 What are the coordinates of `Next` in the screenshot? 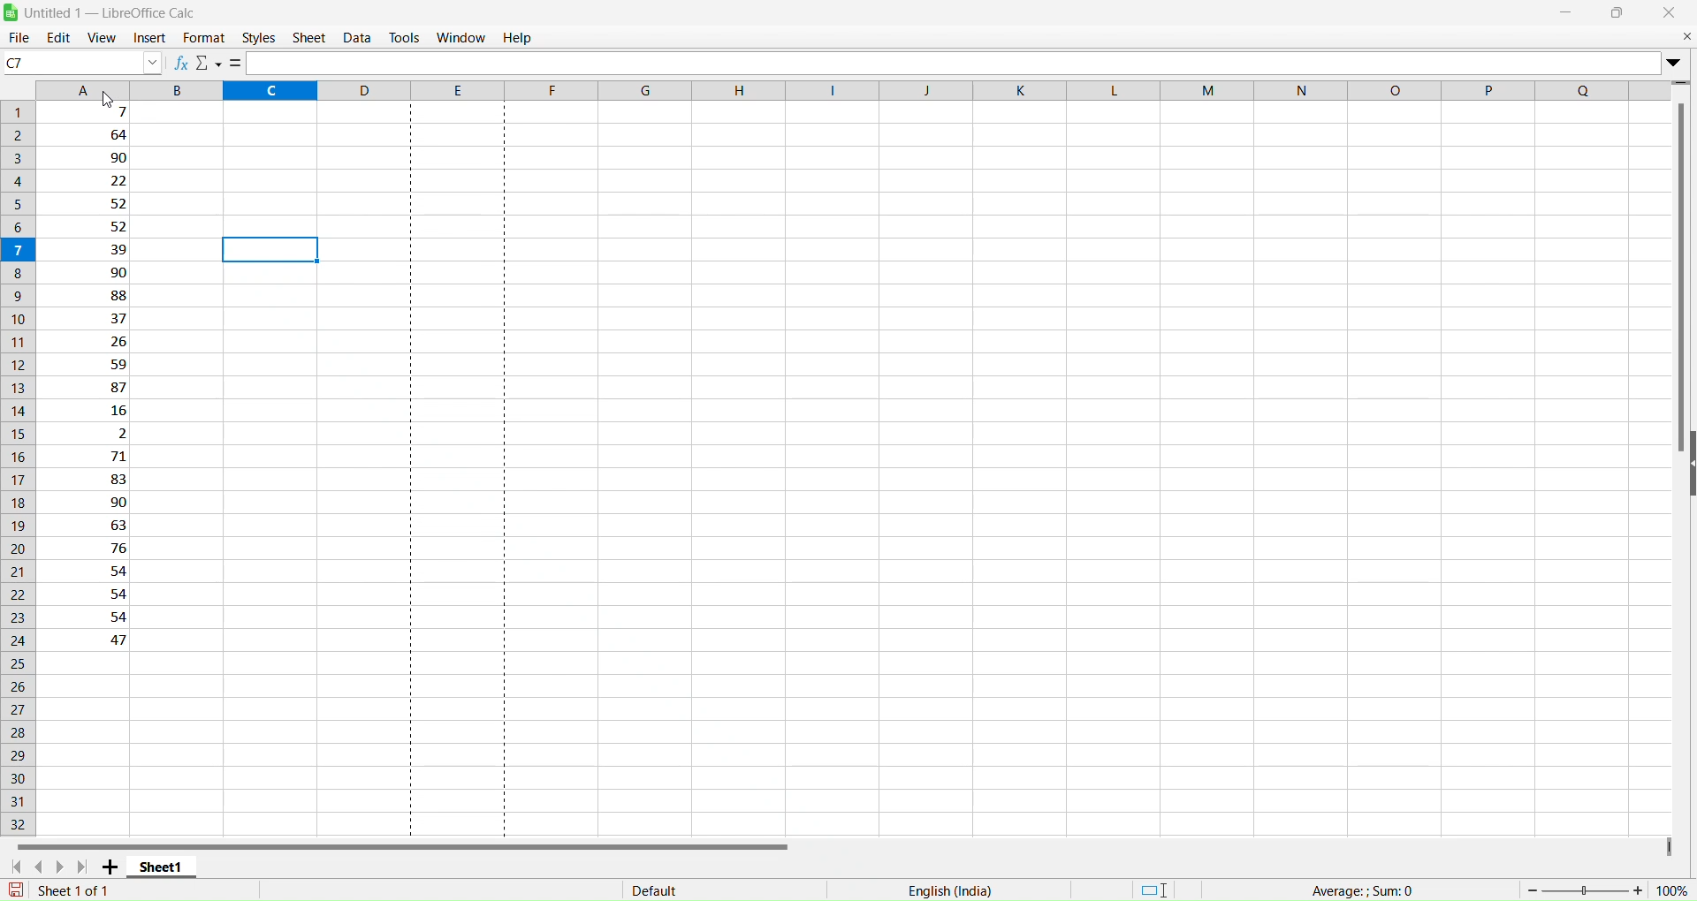 It's located at (65, 867).